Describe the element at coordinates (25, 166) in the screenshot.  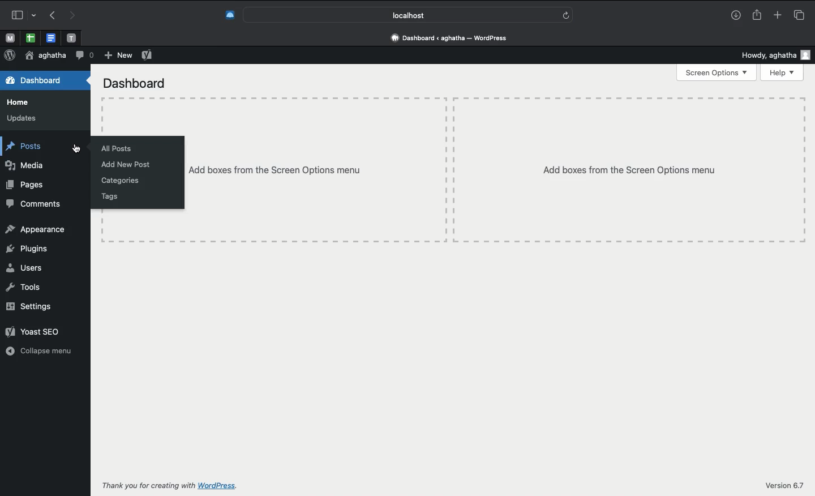
I see `Media` at that location.